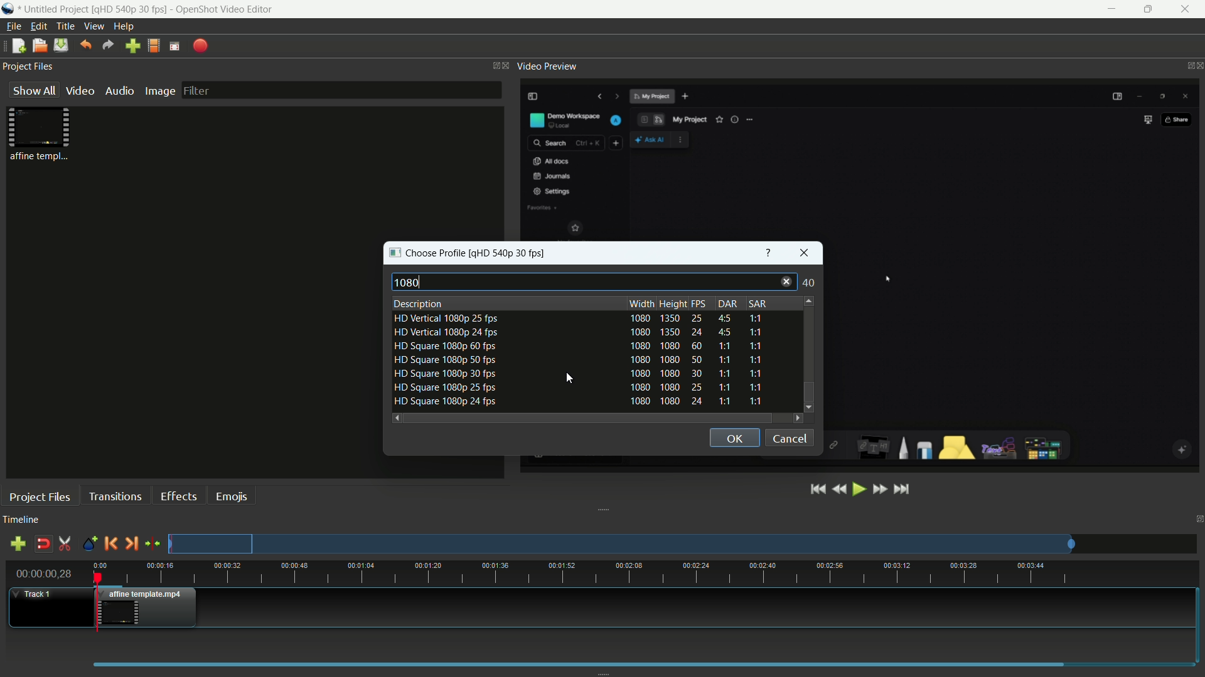 This screenshot has width=1205, height=677. I want to click on create marker, so click(90, 545).